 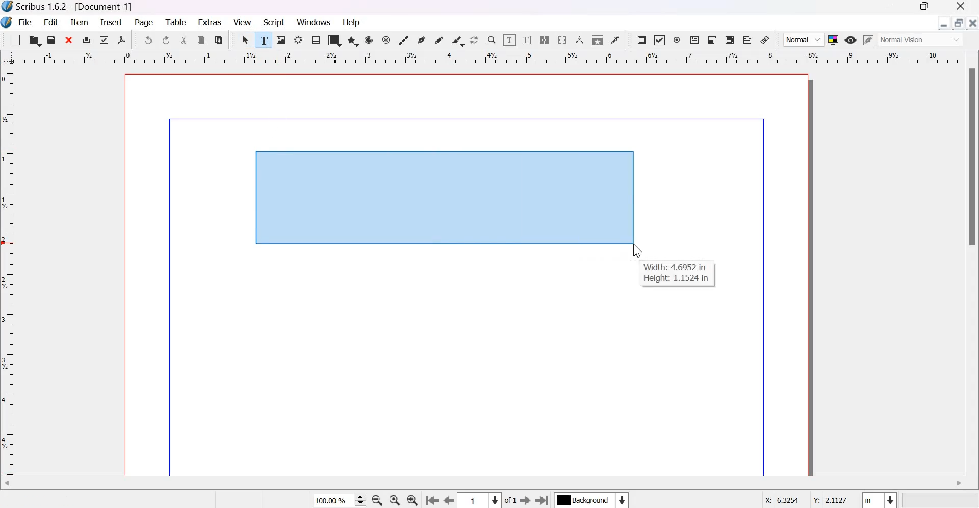 I want to click on edit contents of frame, so click(x=509, y=39).